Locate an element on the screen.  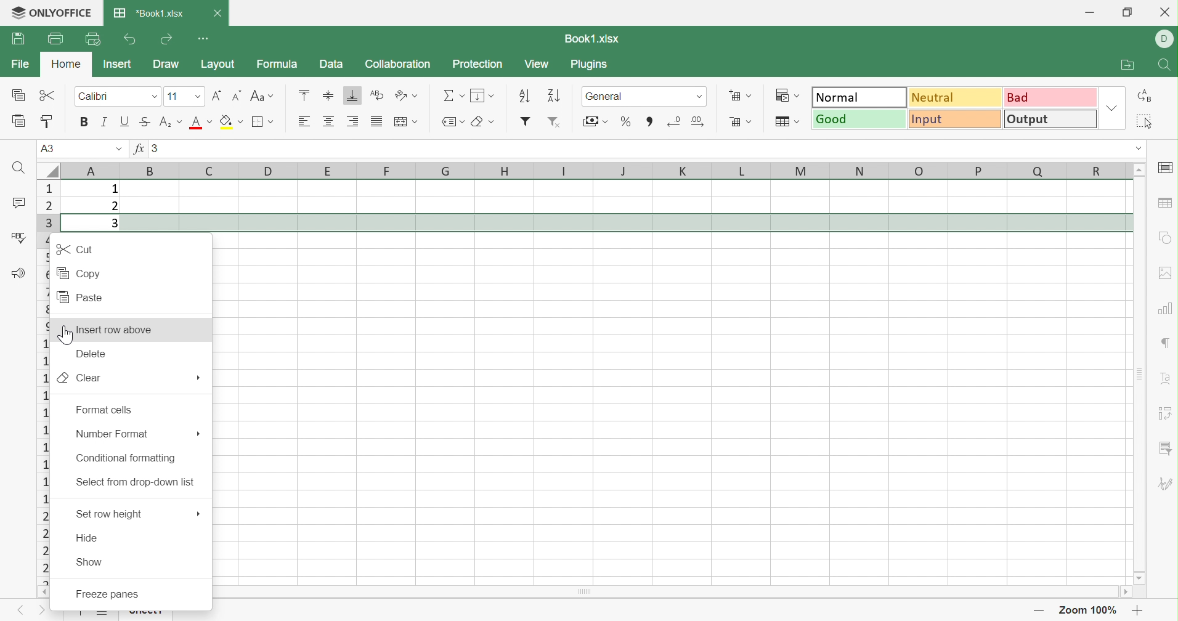
Paste is located at coordinates (79, 296).